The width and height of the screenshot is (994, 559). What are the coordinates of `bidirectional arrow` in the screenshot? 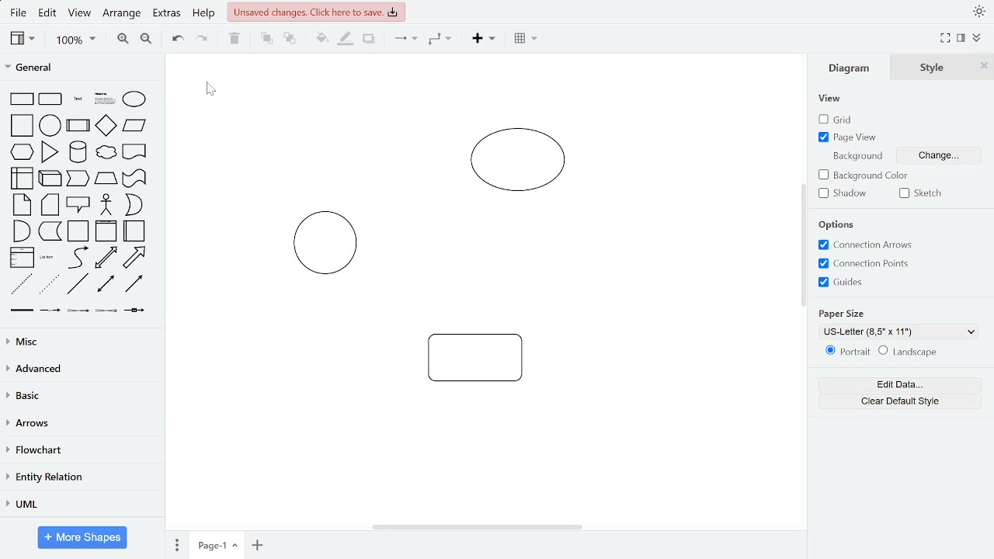 It's located at (106, 258).